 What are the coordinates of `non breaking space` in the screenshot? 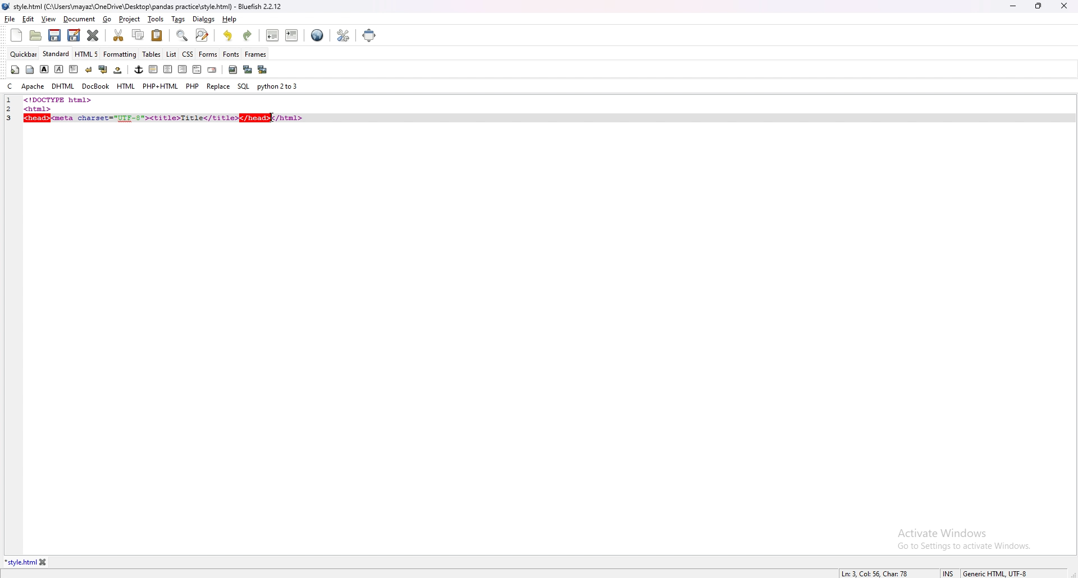 It's located at (118, 70).